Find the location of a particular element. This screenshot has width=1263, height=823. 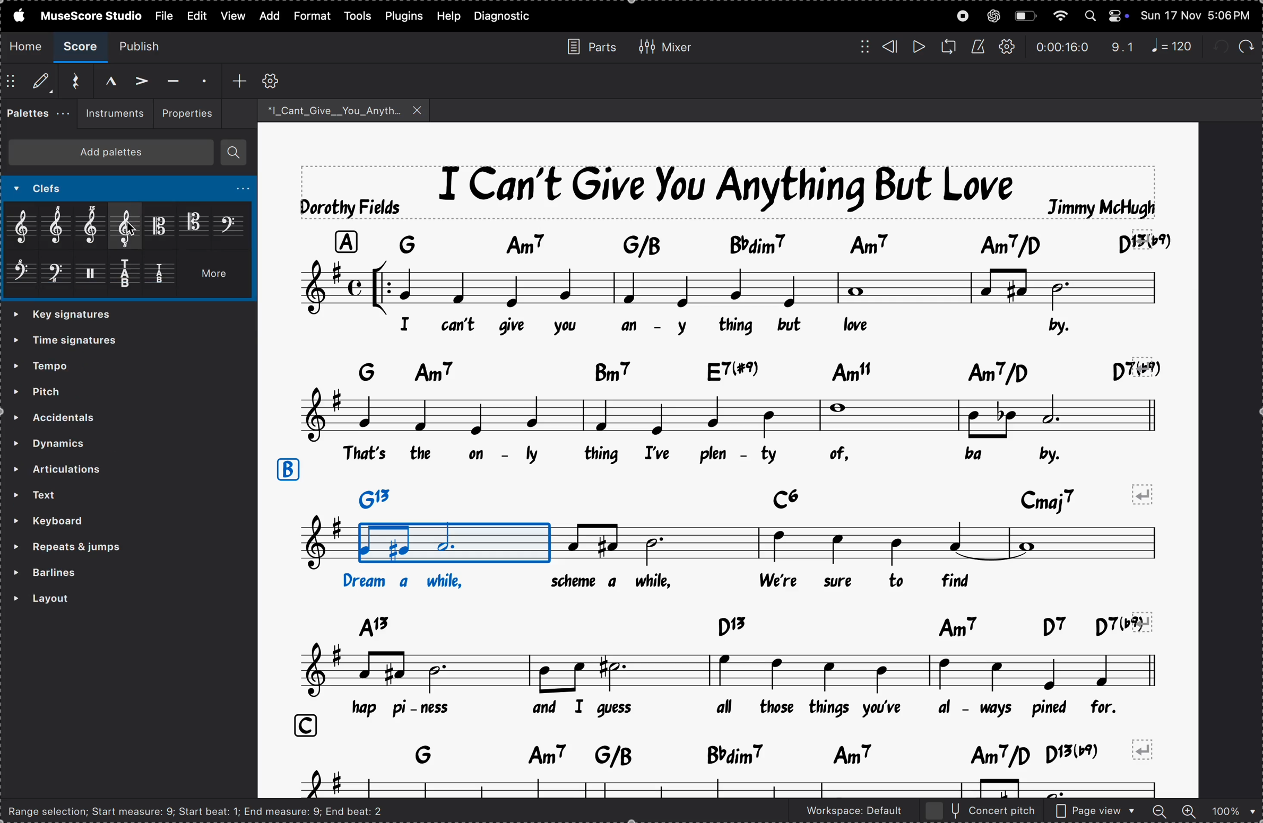

help is located at coordinates (448, 16).